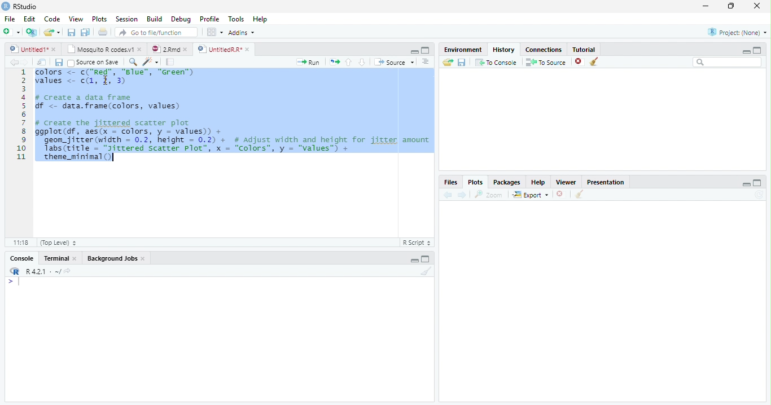 This screenshot has height=405, width=771. I want to click on Project: (None), so click(737, 32).